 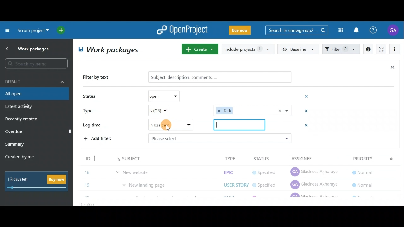 I want to click on remove, so click(x=307, y=126).